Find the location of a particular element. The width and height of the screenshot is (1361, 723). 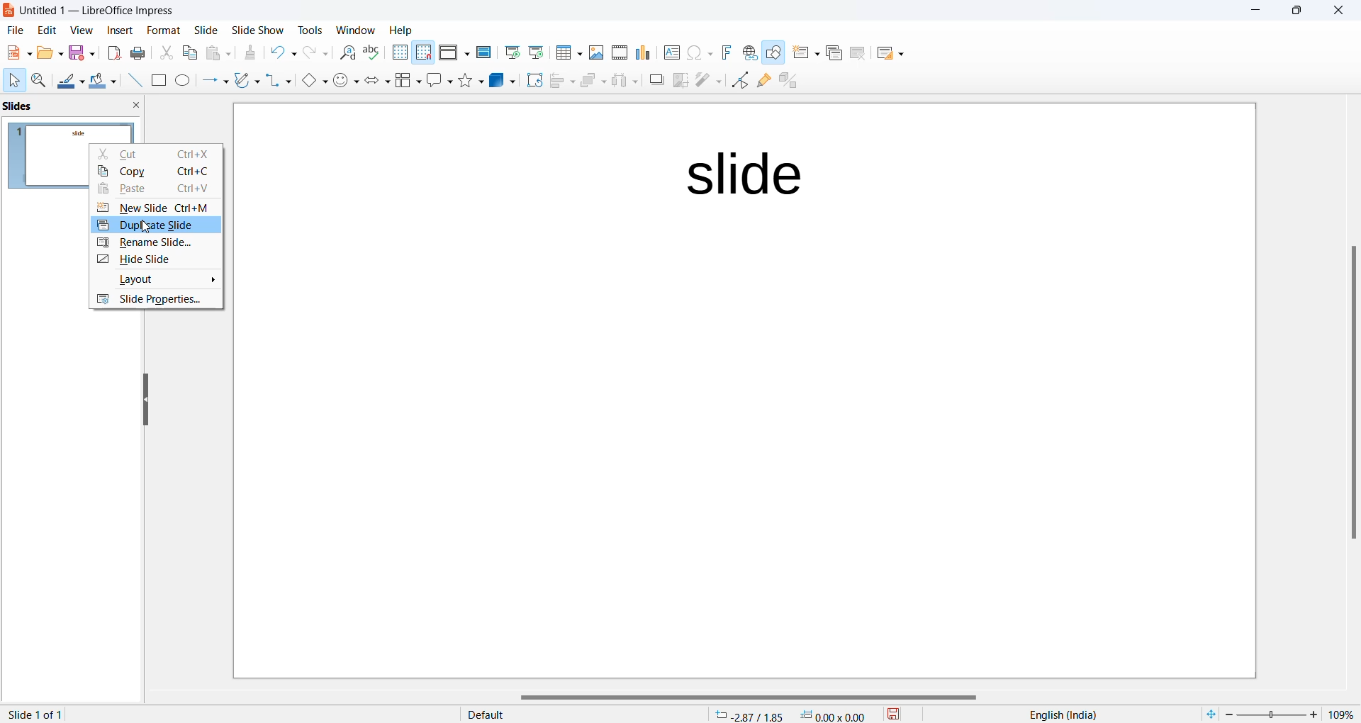

minimize is located at coordinates (1252, 12).